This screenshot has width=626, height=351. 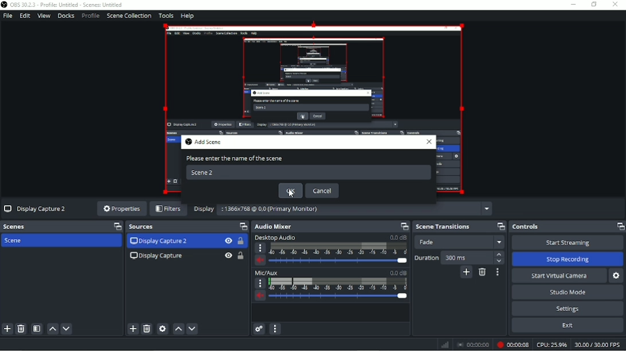 I want to click on Stop Recording, so click(x=568, y=259).